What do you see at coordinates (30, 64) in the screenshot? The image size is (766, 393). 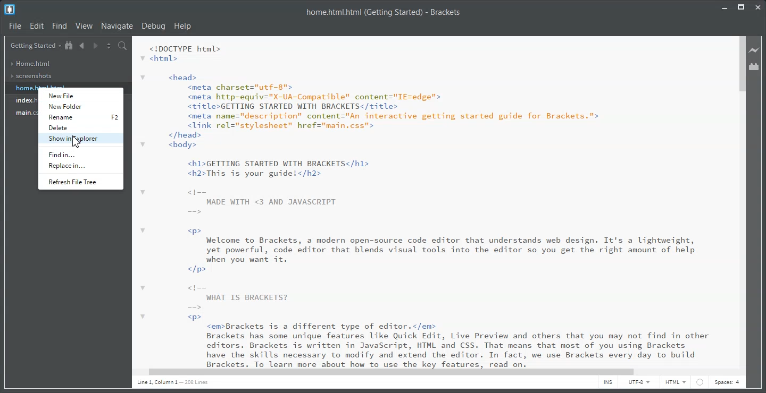 I see `Home.html` at bounding box center [30, 64].